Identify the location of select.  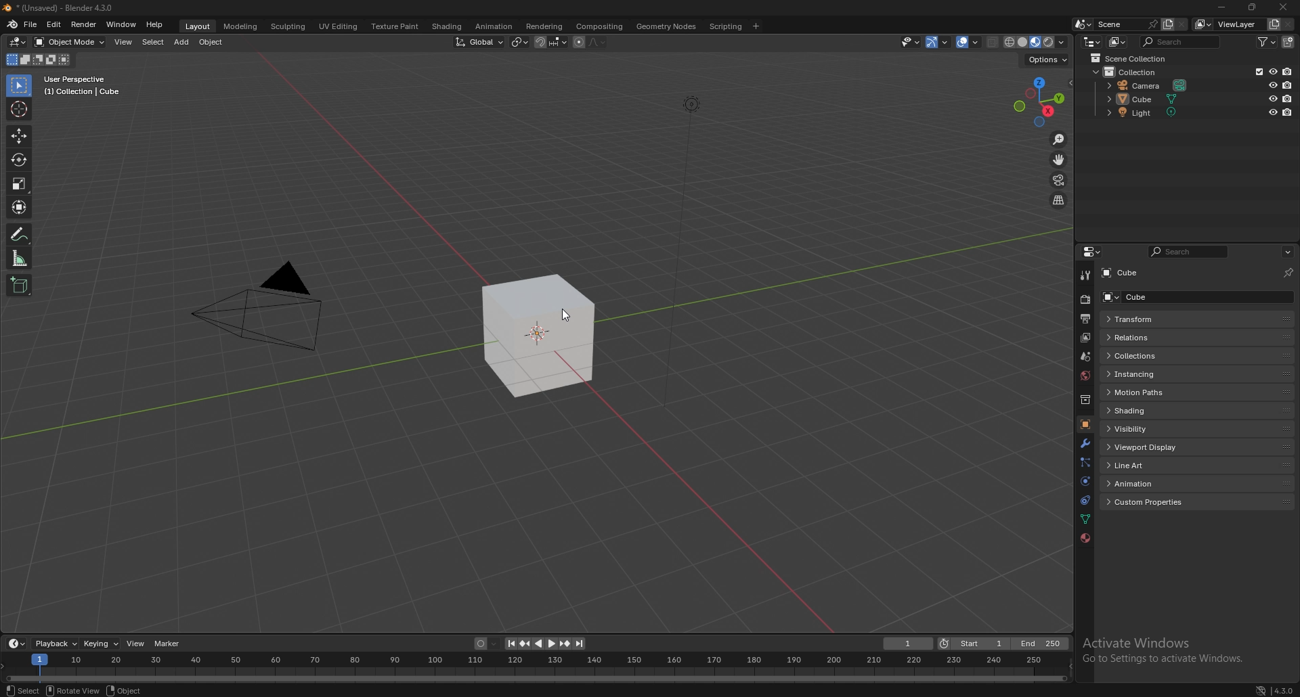
(23, 690).